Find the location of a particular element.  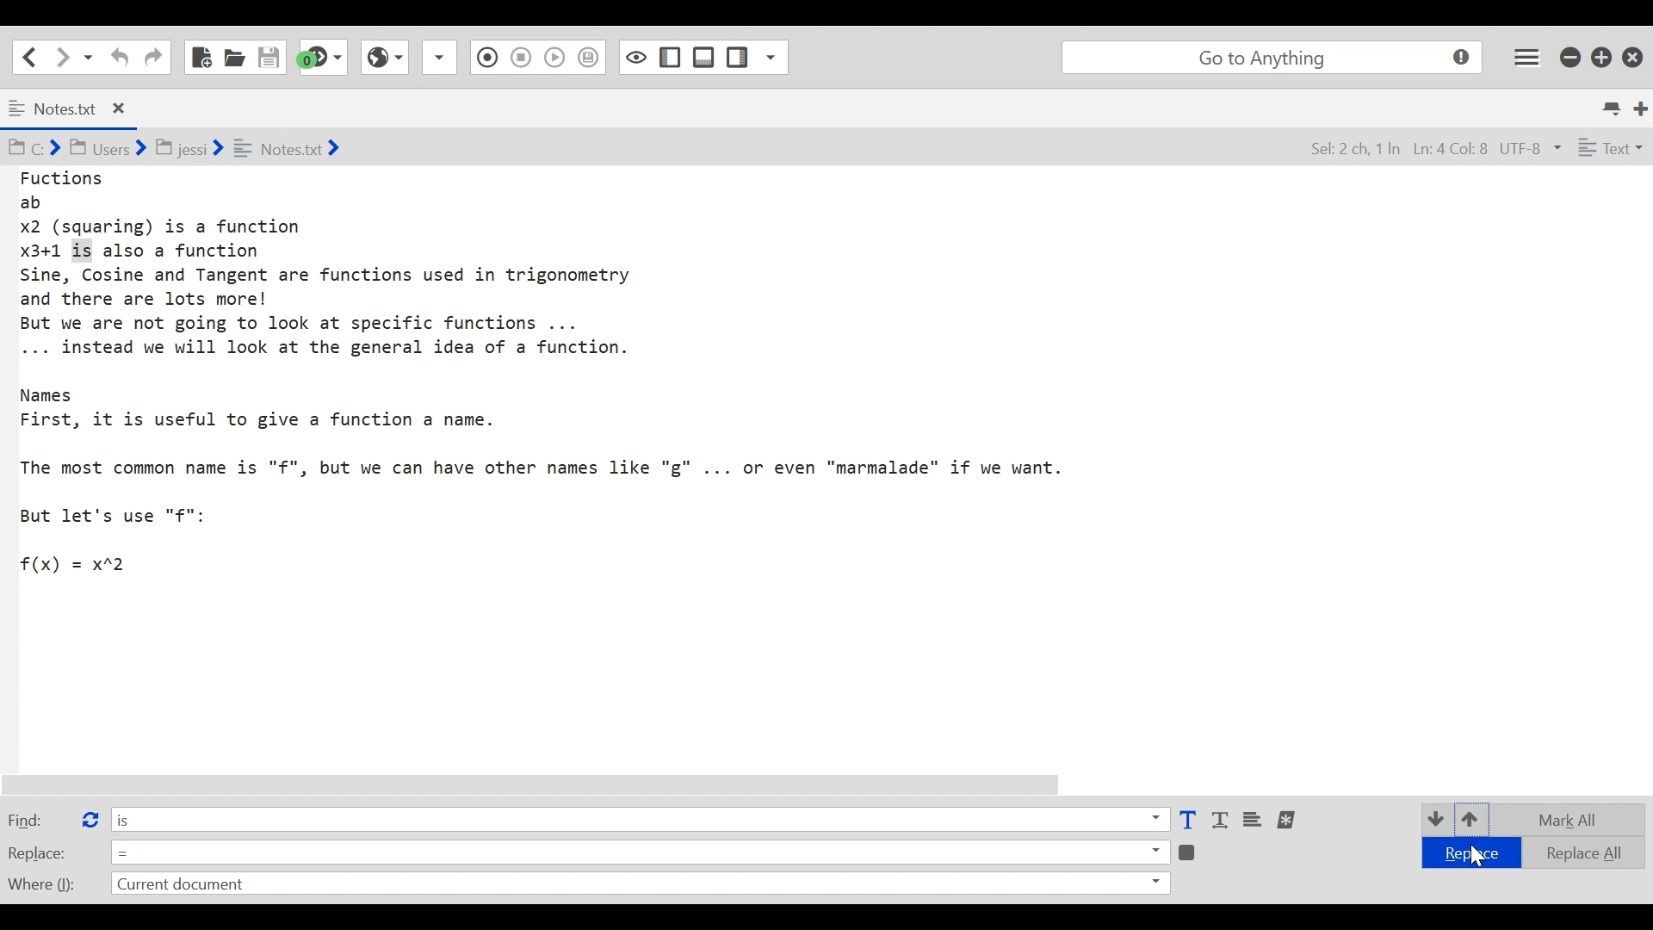

Application menu is located at coordinates (1528, 56).